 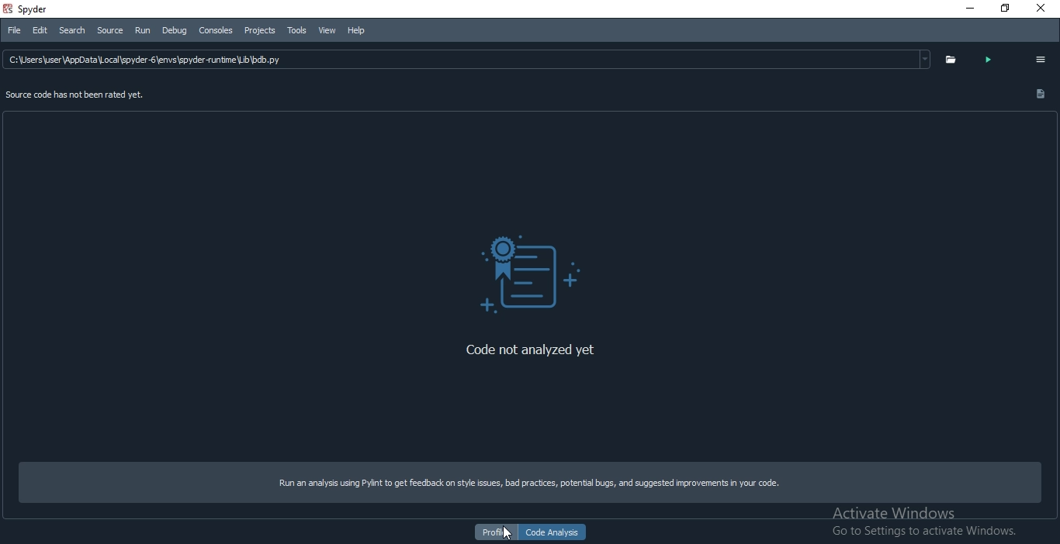 I want to click on close, so click(x=1047, y=11).